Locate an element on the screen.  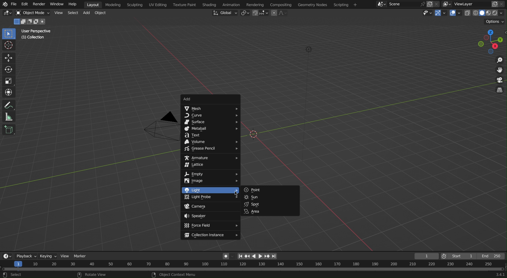
Transform Pivot Point is located at coordinates (245, 14).